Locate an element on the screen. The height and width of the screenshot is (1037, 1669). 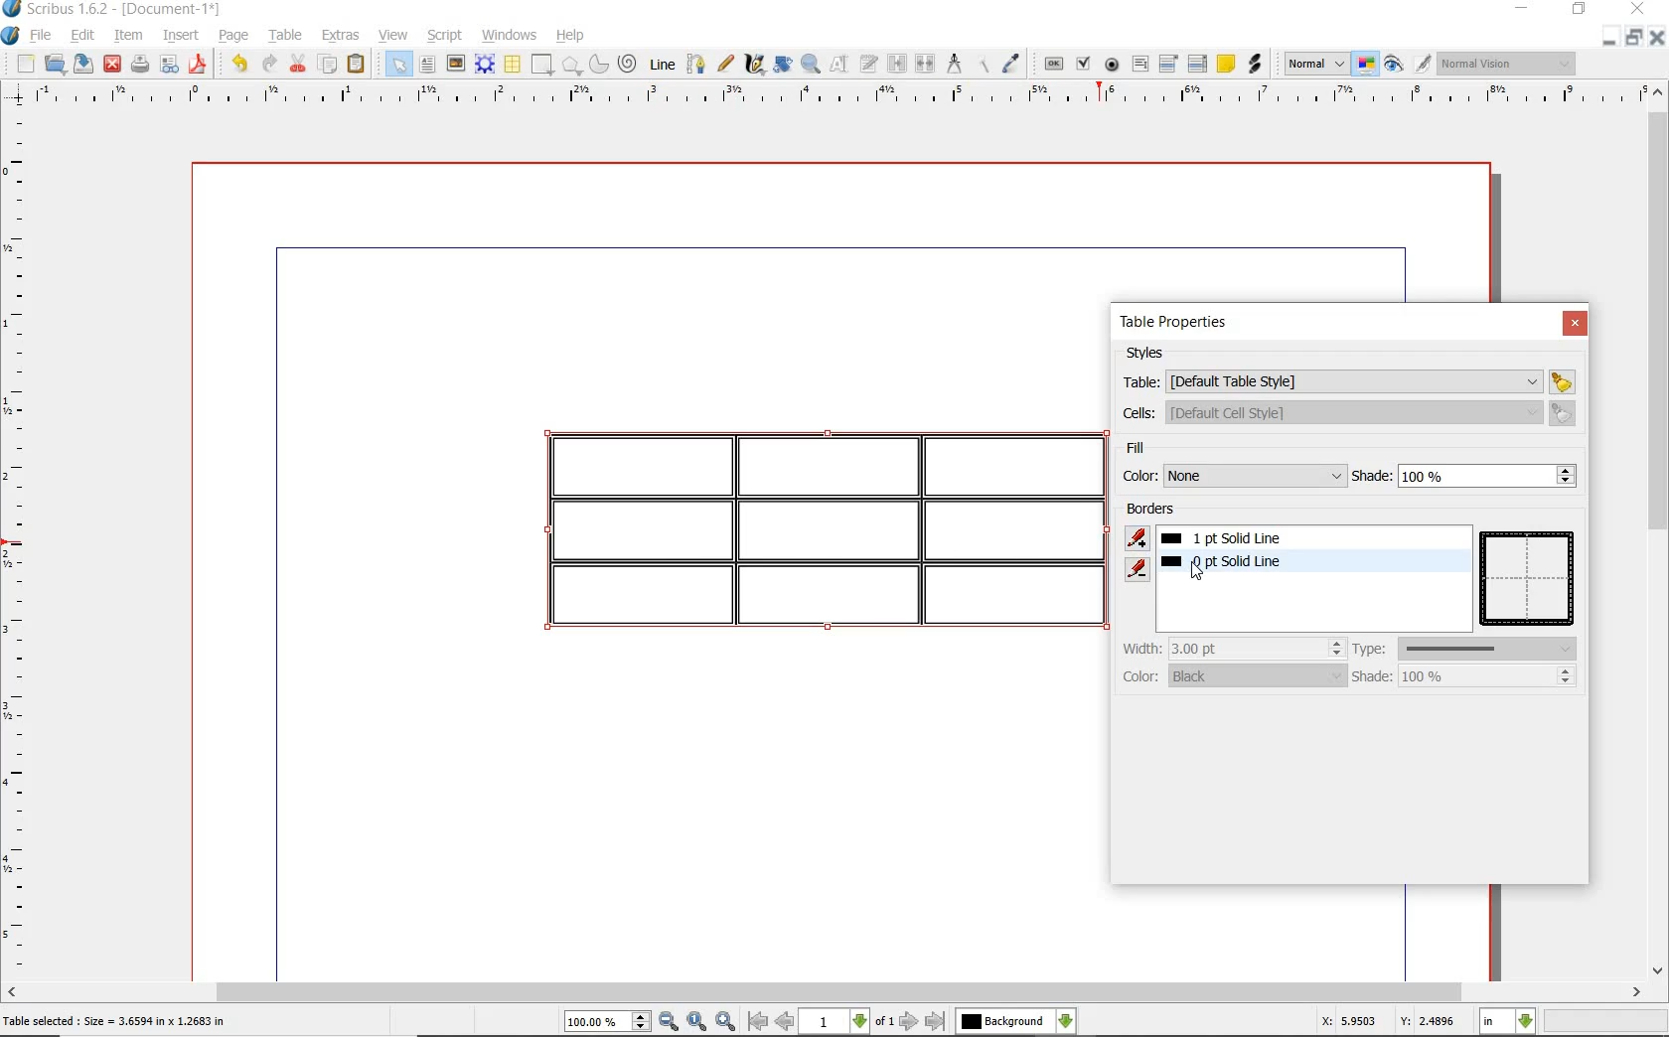
save is located at coordinates (82, 64).